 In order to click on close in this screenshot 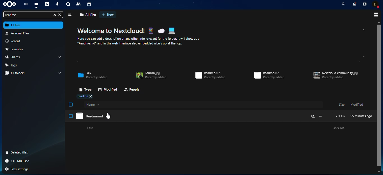, I will do `click(54, 15)`.